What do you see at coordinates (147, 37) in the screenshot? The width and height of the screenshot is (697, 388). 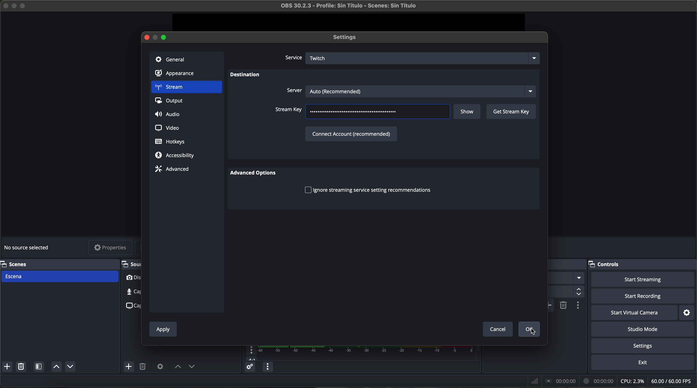 I see `close window` at bounding box center [147, 37].